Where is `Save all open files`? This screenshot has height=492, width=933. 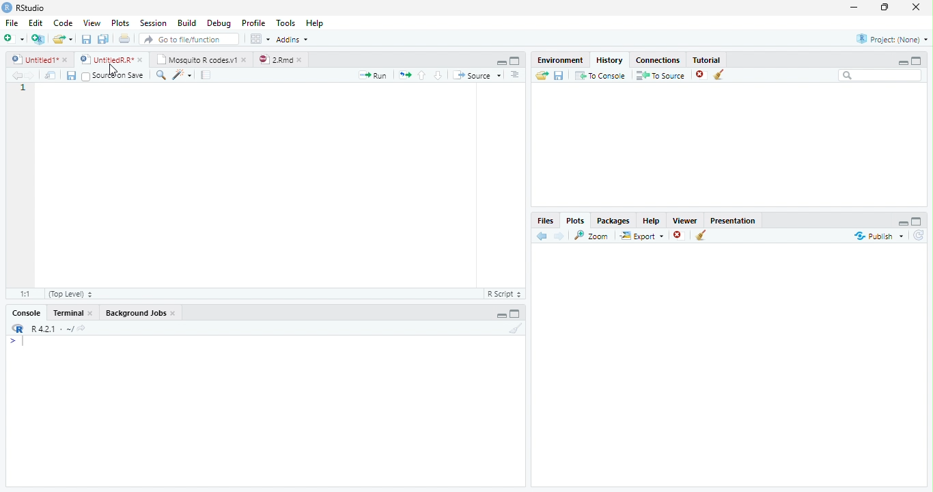
Save all open files is located at coordinates (103, 39).